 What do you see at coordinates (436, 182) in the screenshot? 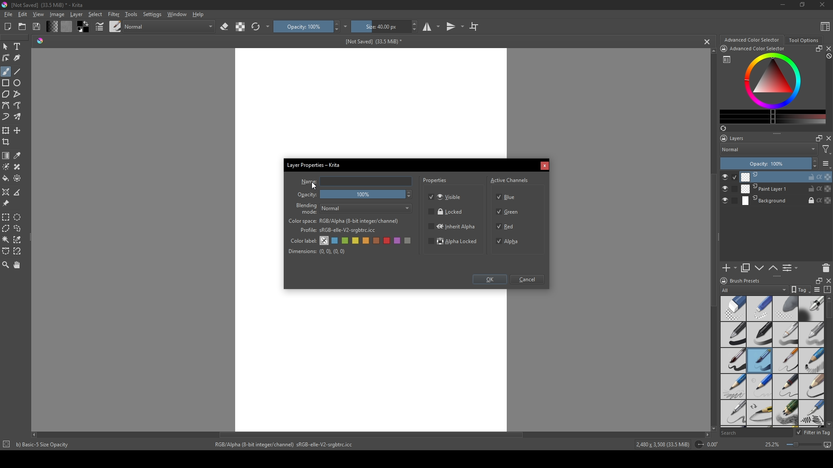
I see `properties` at bounding box center [436, 182].